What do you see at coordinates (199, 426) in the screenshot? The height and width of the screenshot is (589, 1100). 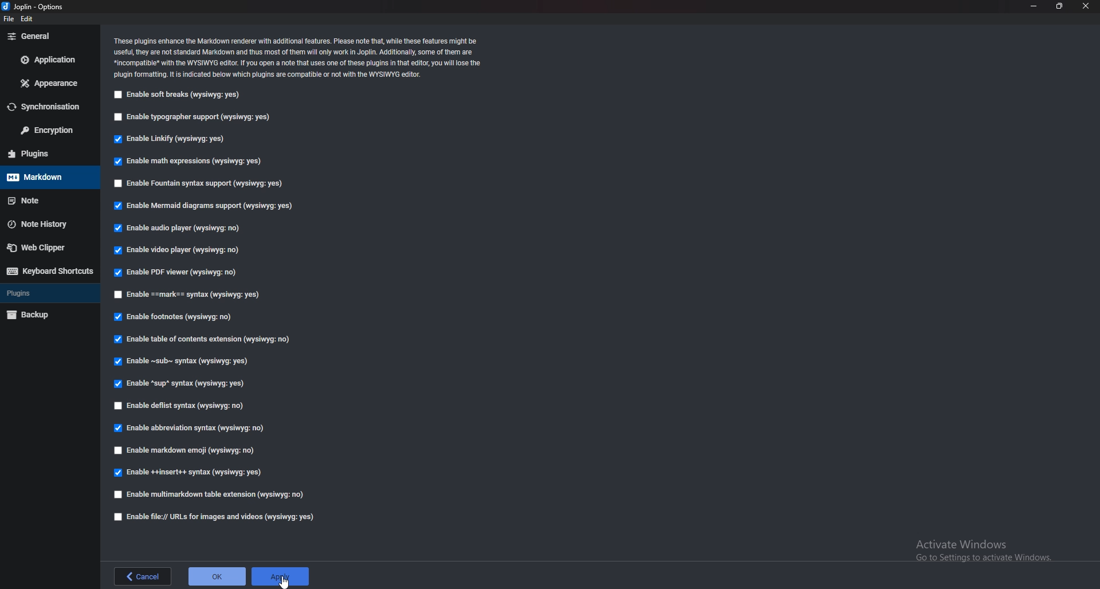 I see `Edible abbreviation syntax` at bounding box center [199, 426].